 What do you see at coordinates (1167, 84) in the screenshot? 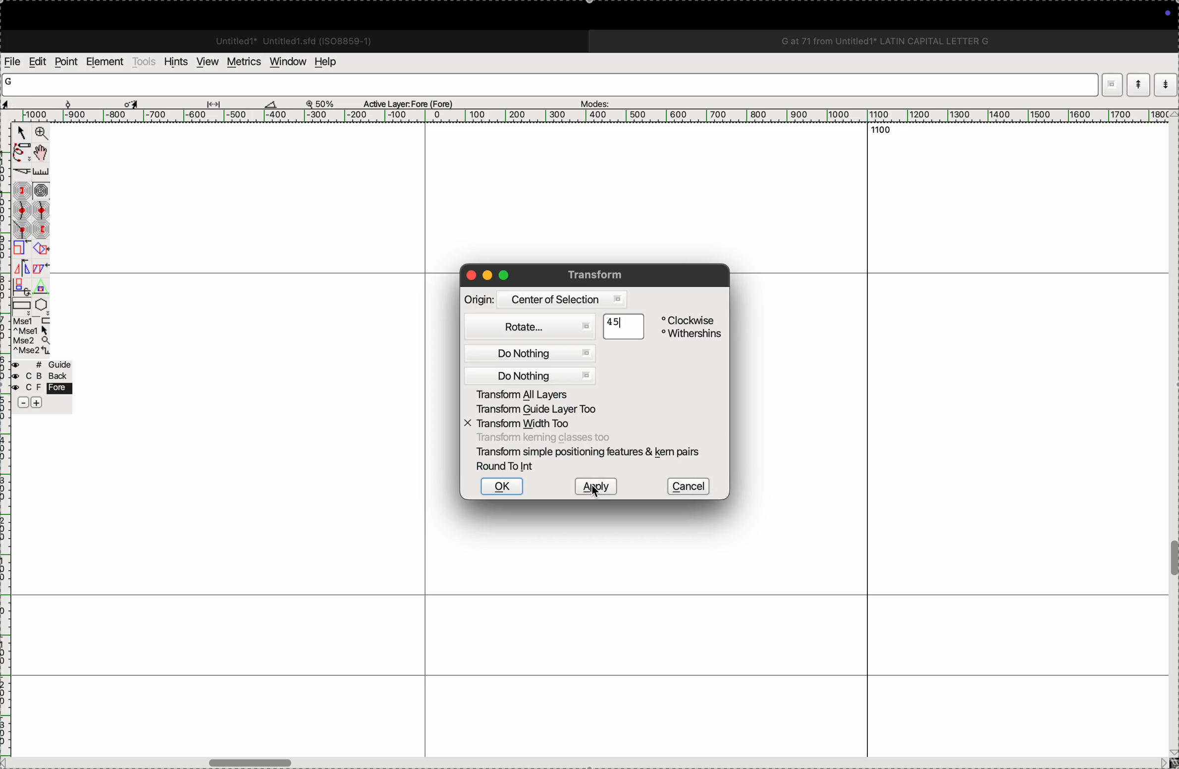
I see `show previous word list` at bounding box center [1167, 84].